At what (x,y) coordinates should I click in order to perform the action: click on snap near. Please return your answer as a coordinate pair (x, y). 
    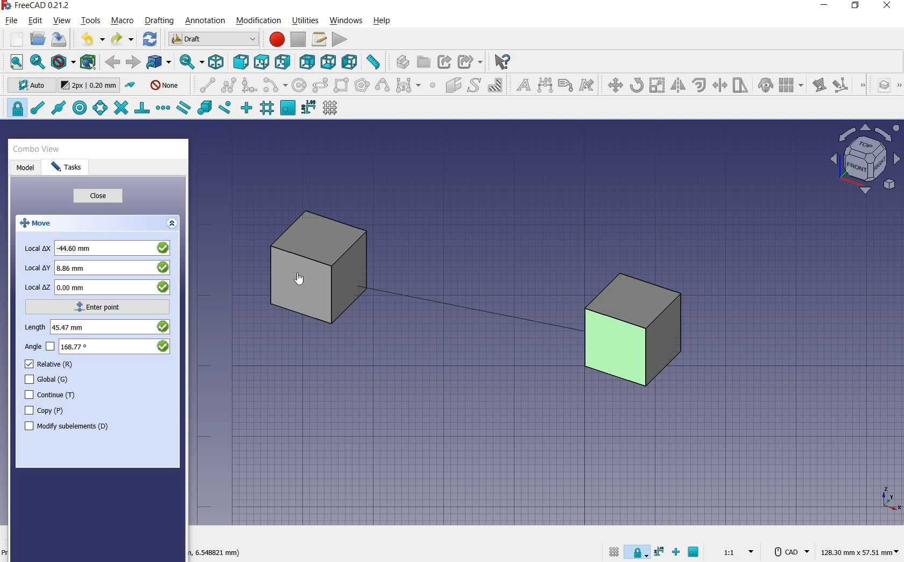
    Looking at the image, I should click on (225, 108).